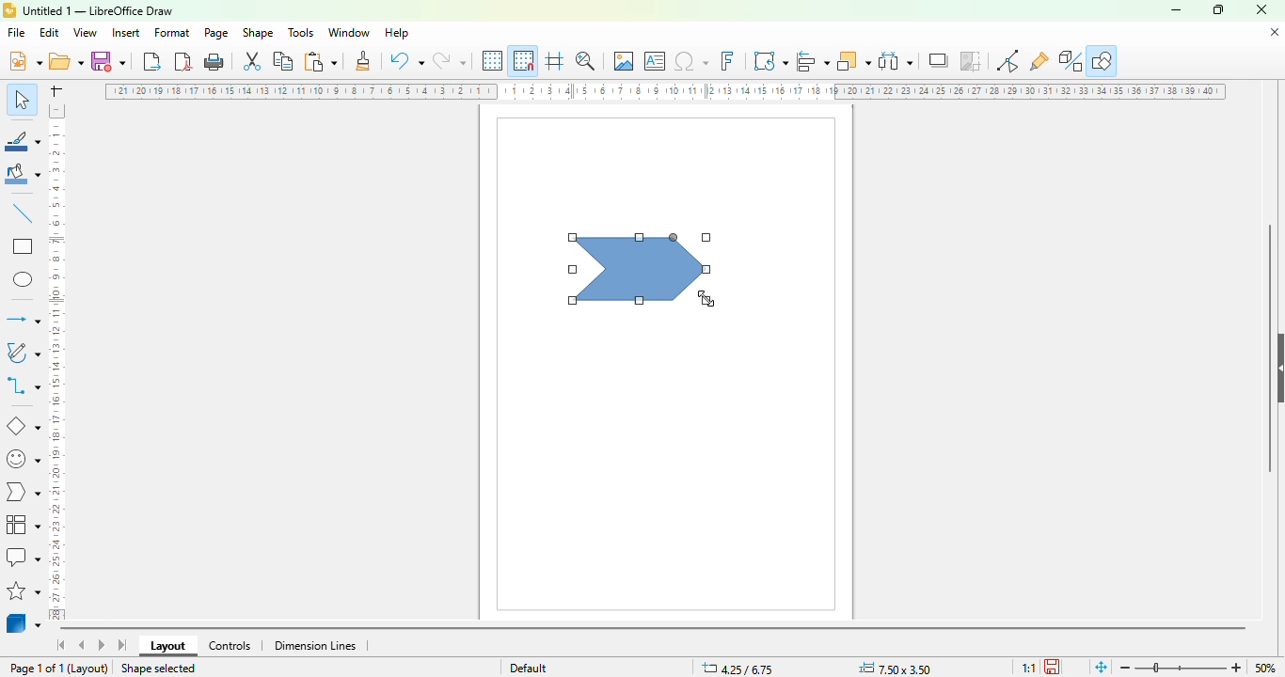 The image size is (1285, 677). Describe the element at coordinates (1052, 667) in the screenshot. I see `click to save the document` at that location.